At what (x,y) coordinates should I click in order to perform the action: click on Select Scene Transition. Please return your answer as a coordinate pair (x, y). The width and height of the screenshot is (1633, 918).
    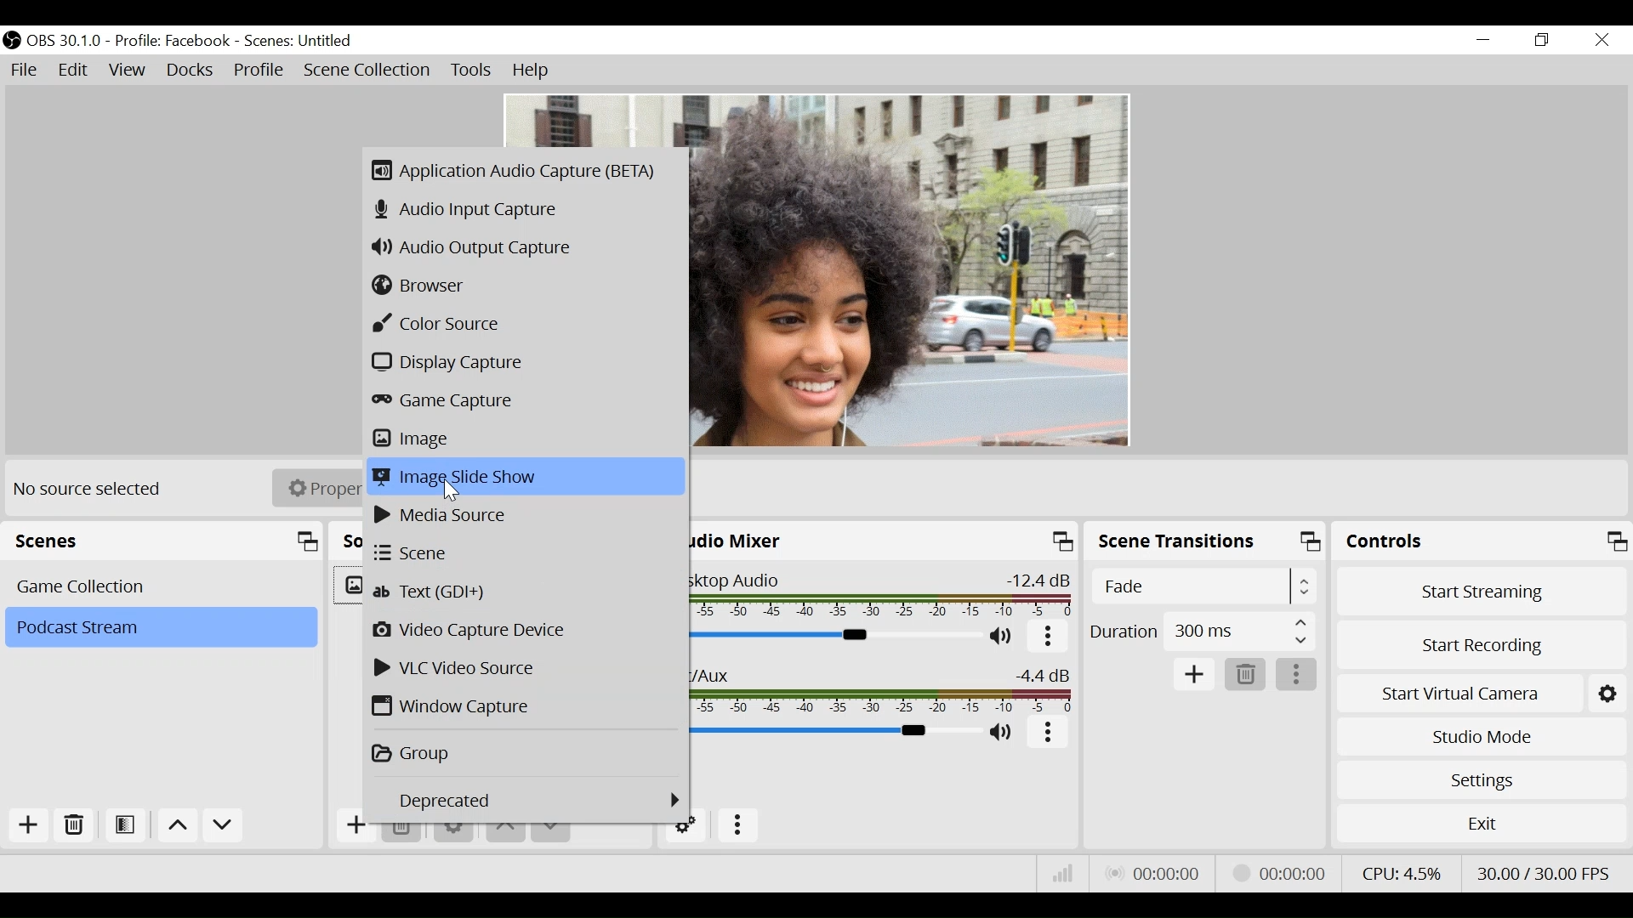
    Looking at the image, I should click on (1206, 587).